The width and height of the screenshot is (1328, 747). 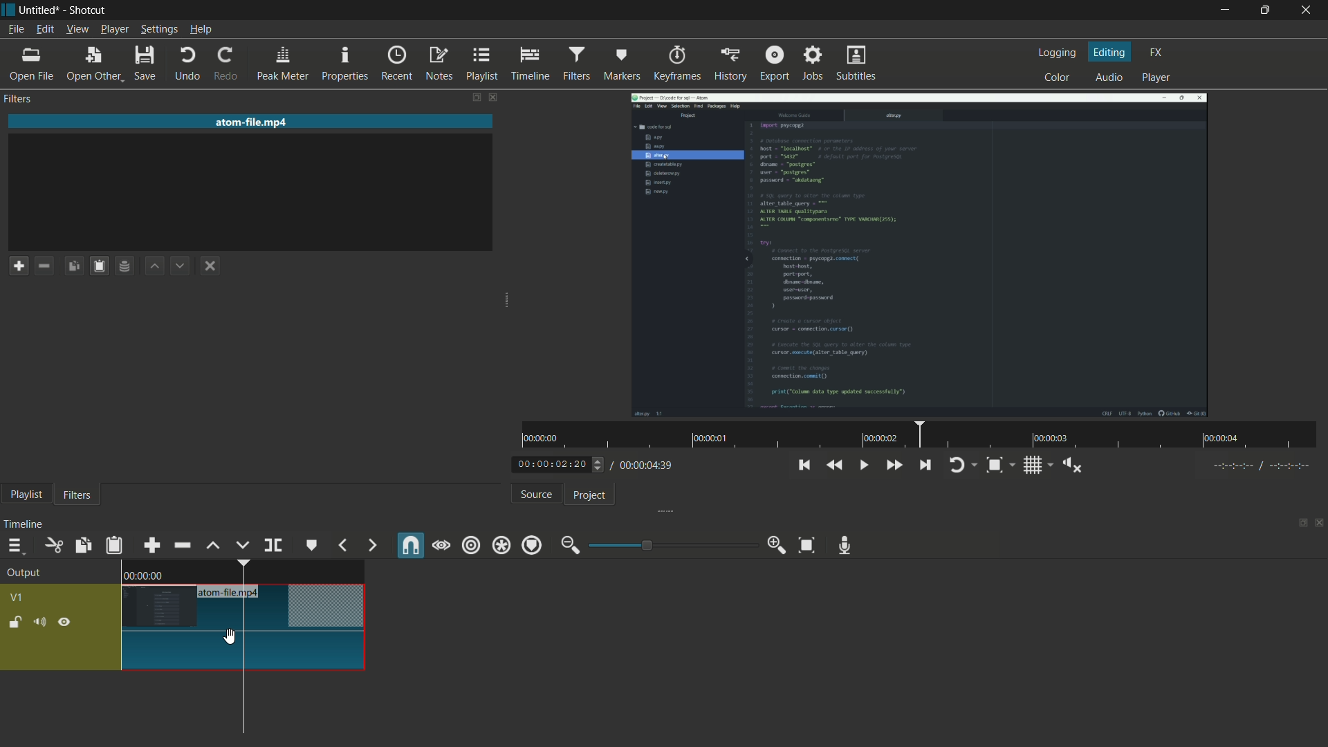 What do you see at coordinates (151, 546) in the screenshot?
I see `append` at bounding box center [151, 546].